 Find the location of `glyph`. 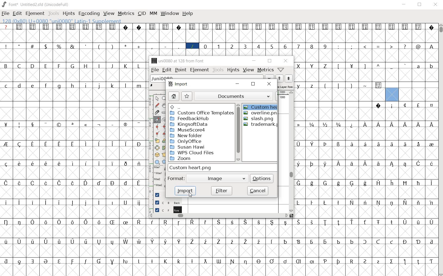

glyph is located at coordinates (113, 27).